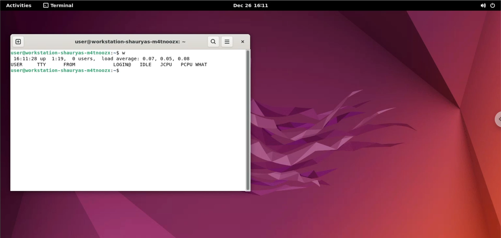 The width and height of the screenshot is (501, 238). Describe the element at coordinates (125, 41) in the screenshot. I see `terminal  title: user@workstation-shauryas-m4tnoozx: ~` at that location.